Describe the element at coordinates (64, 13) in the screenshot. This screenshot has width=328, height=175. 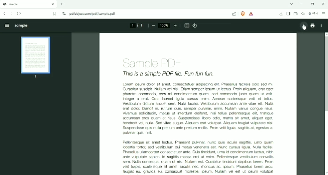
I see `View site information` at that location.